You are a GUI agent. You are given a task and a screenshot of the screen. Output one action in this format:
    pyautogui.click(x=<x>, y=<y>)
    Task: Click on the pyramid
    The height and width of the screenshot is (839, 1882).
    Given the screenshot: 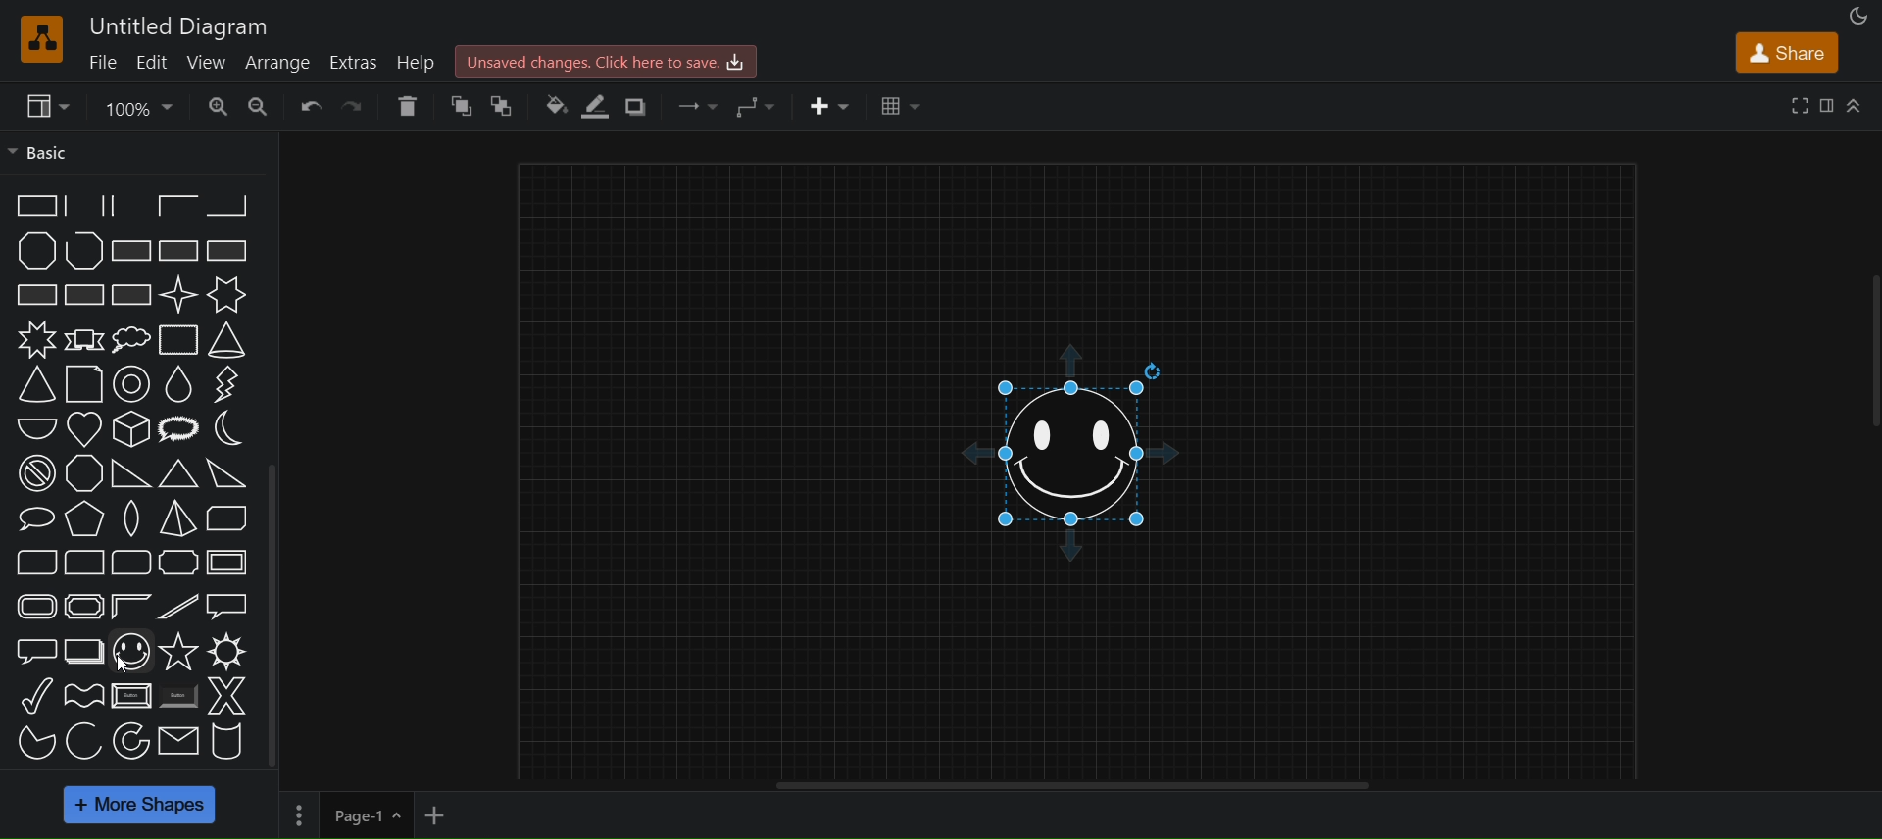 What is the action you would take?
    pyautogui.click(x=176, y=519)
    